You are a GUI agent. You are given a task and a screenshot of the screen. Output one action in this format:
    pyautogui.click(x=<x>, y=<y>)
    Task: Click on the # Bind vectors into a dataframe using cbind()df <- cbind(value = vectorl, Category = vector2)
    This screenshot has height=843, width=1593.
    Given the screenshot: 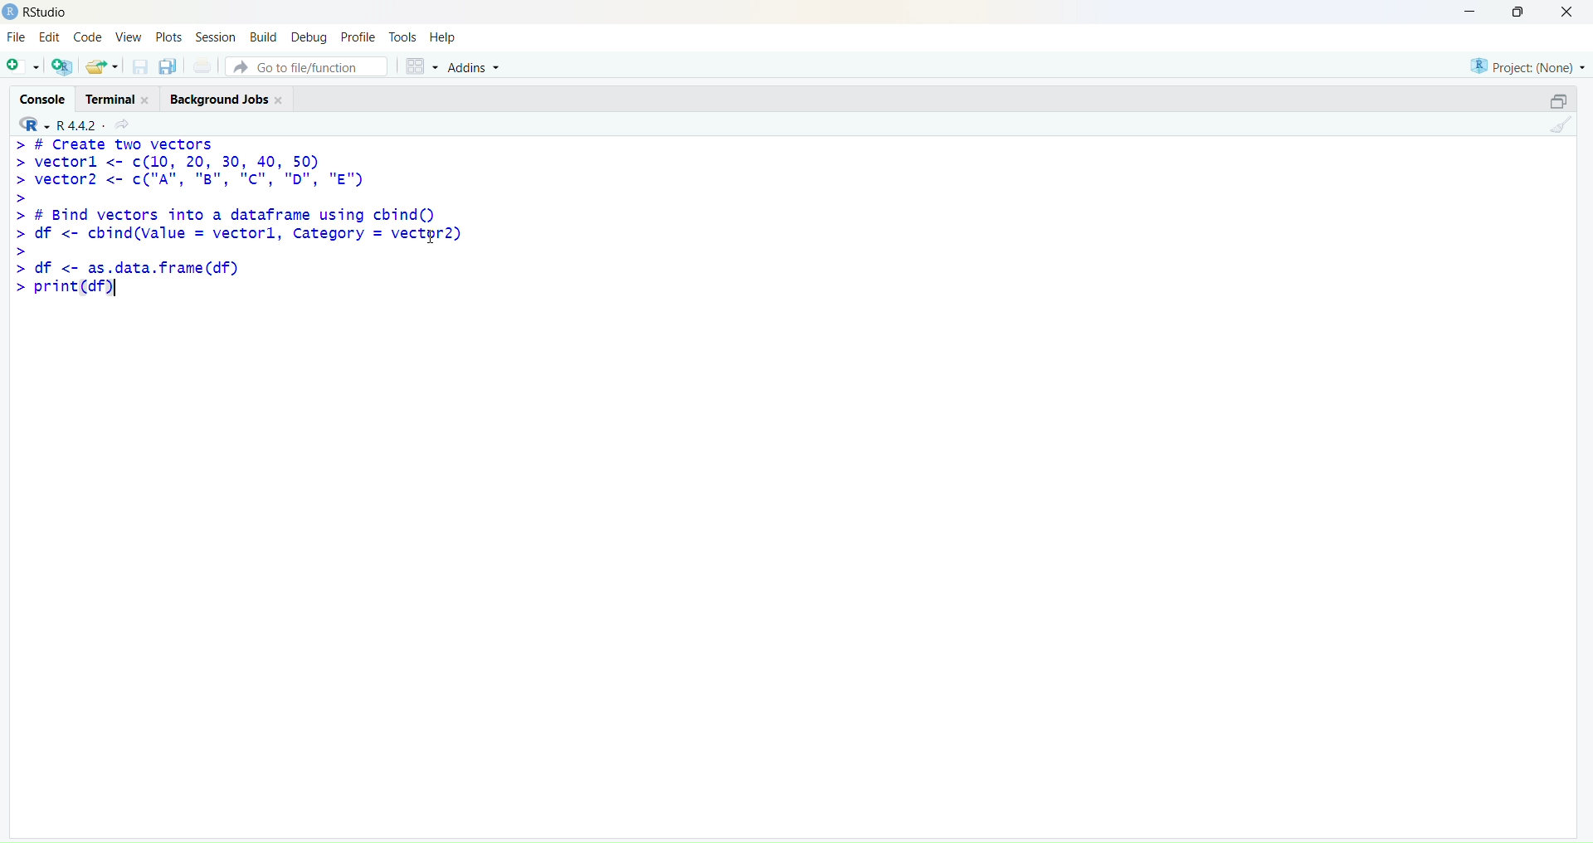 What is the action you would take?
    pyautogui.click(x=237, y=231)
    